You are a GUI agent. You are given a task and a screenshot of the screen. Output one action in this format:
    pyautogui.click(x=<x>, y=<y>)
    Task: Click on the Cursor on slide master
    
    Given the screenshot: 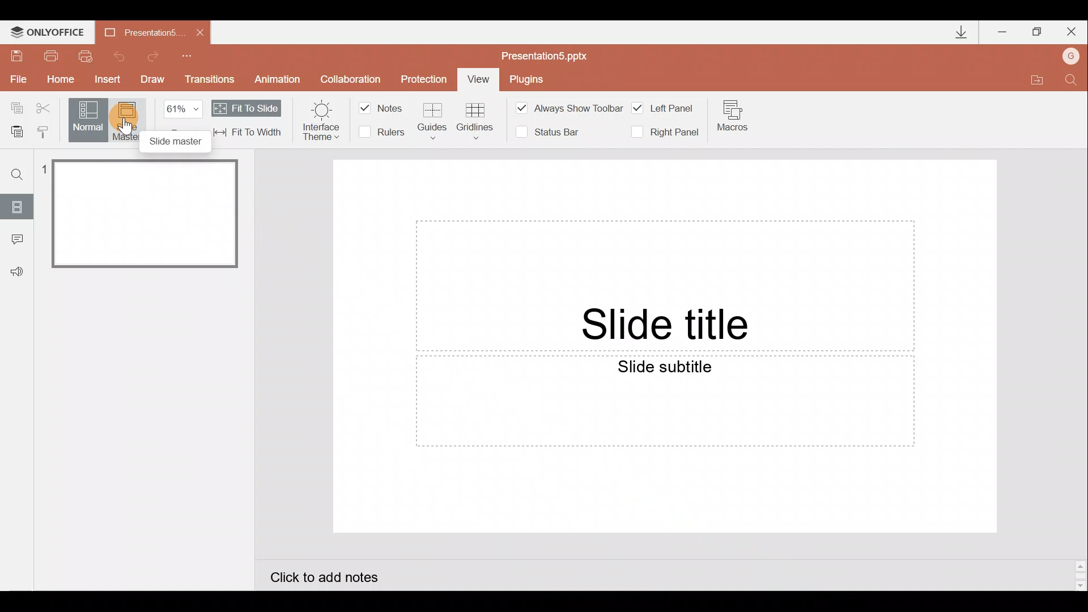 What is the action you would take?
    pyautogui.click(x=138, y=122)
    